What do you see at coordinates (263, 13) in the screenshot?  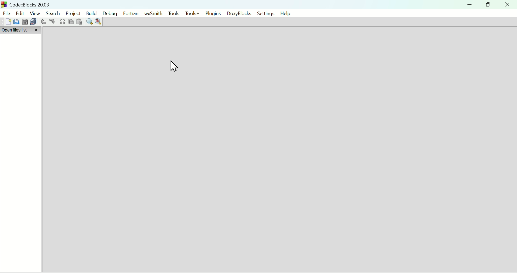 I see ` Settings` at bounding box center [263, 13].